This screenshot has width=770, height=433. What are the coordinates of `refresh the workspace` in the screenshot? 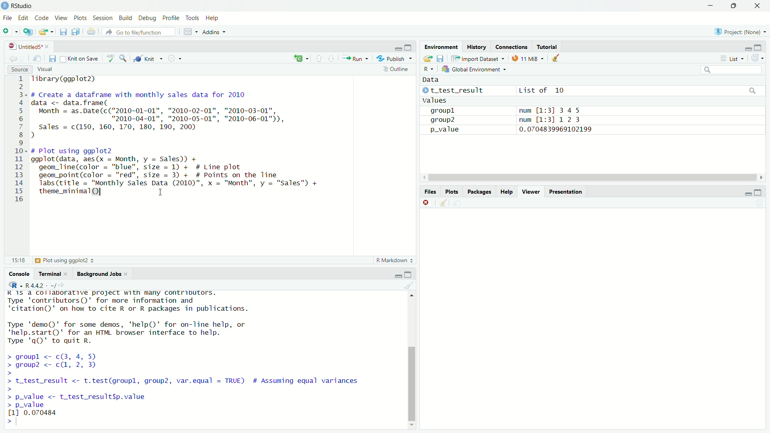 It's located at (758, 59).